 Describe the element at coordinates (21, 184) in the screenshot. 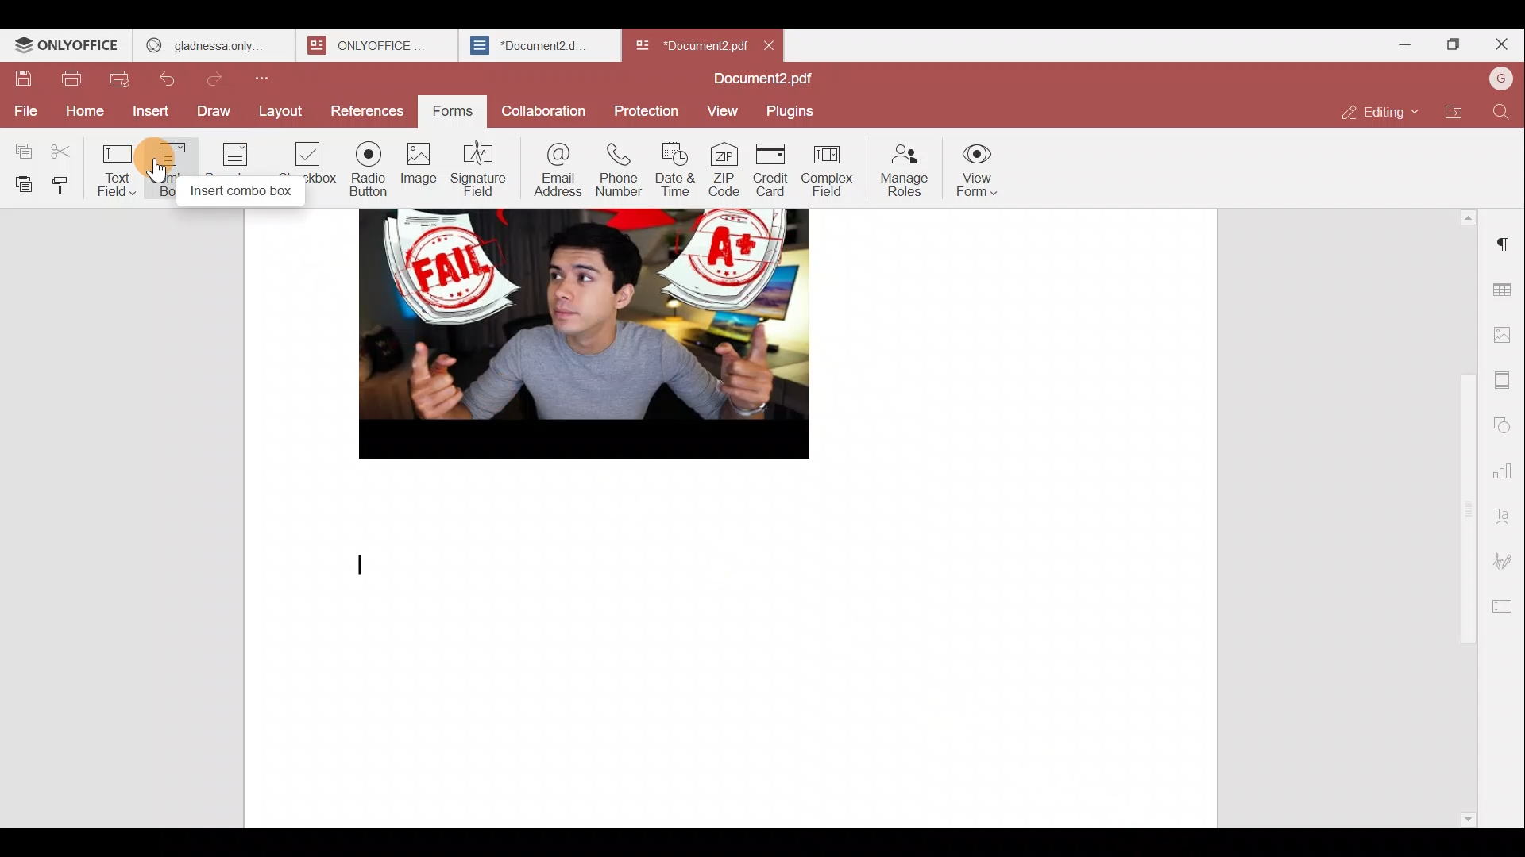

I see `Paste` at that location.